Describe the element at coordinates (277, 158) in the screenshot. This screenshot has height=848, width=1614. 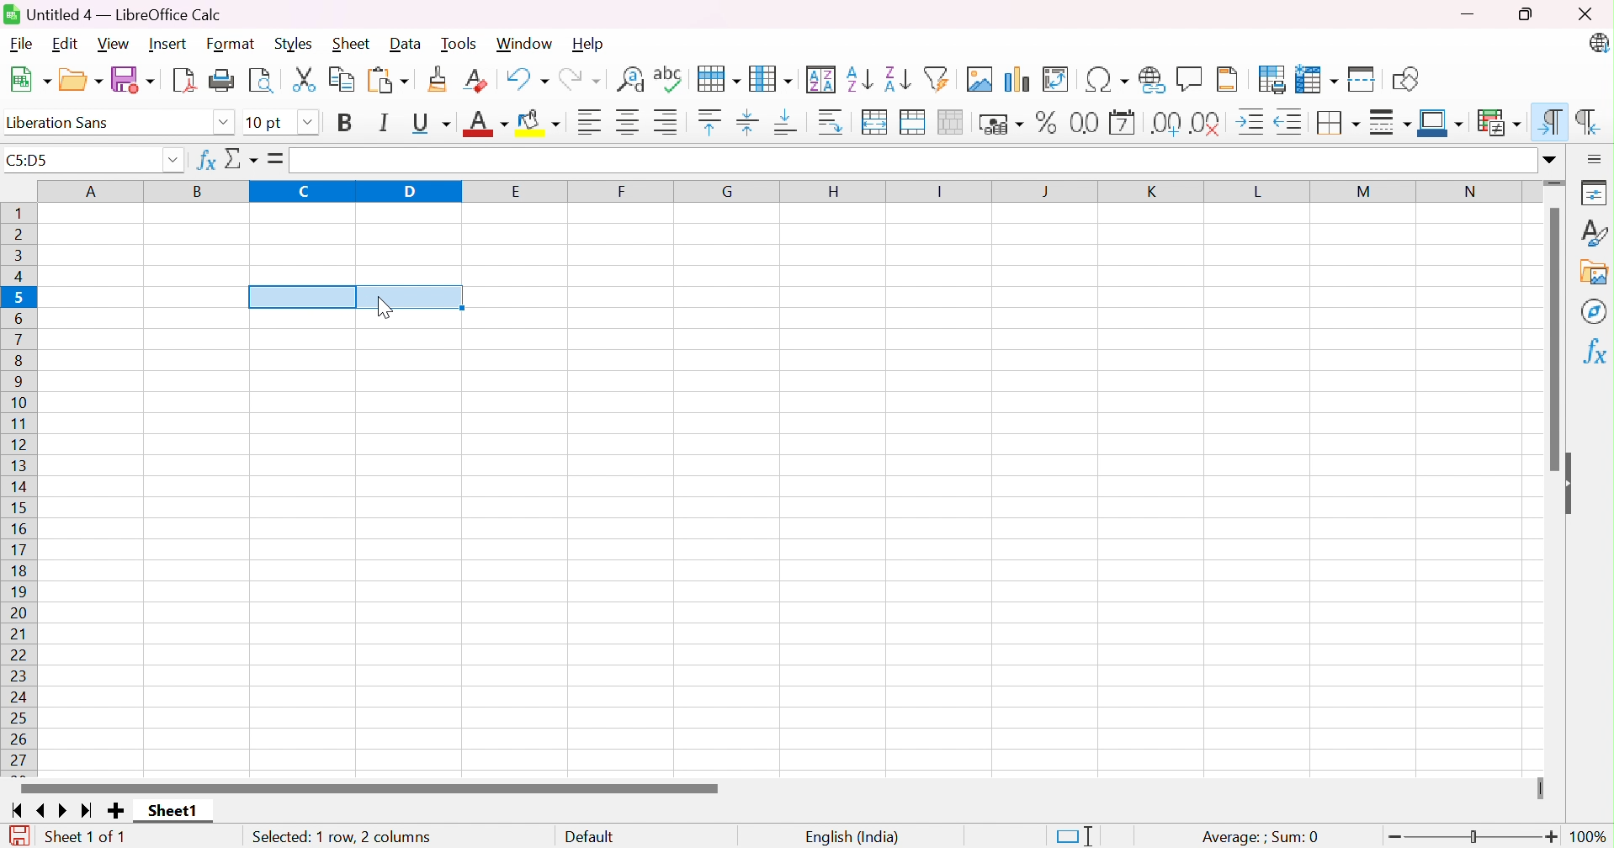
I see `Formula` at that location.